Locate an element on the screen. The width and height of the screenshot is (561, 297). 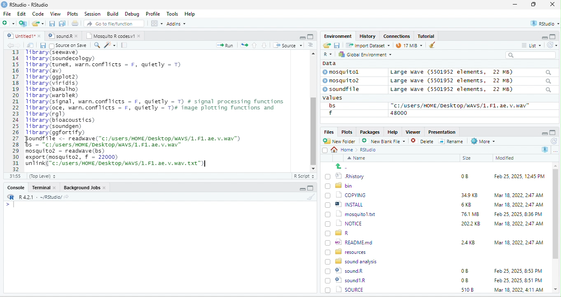
© mosquitol is located at coordinates (347, 72).